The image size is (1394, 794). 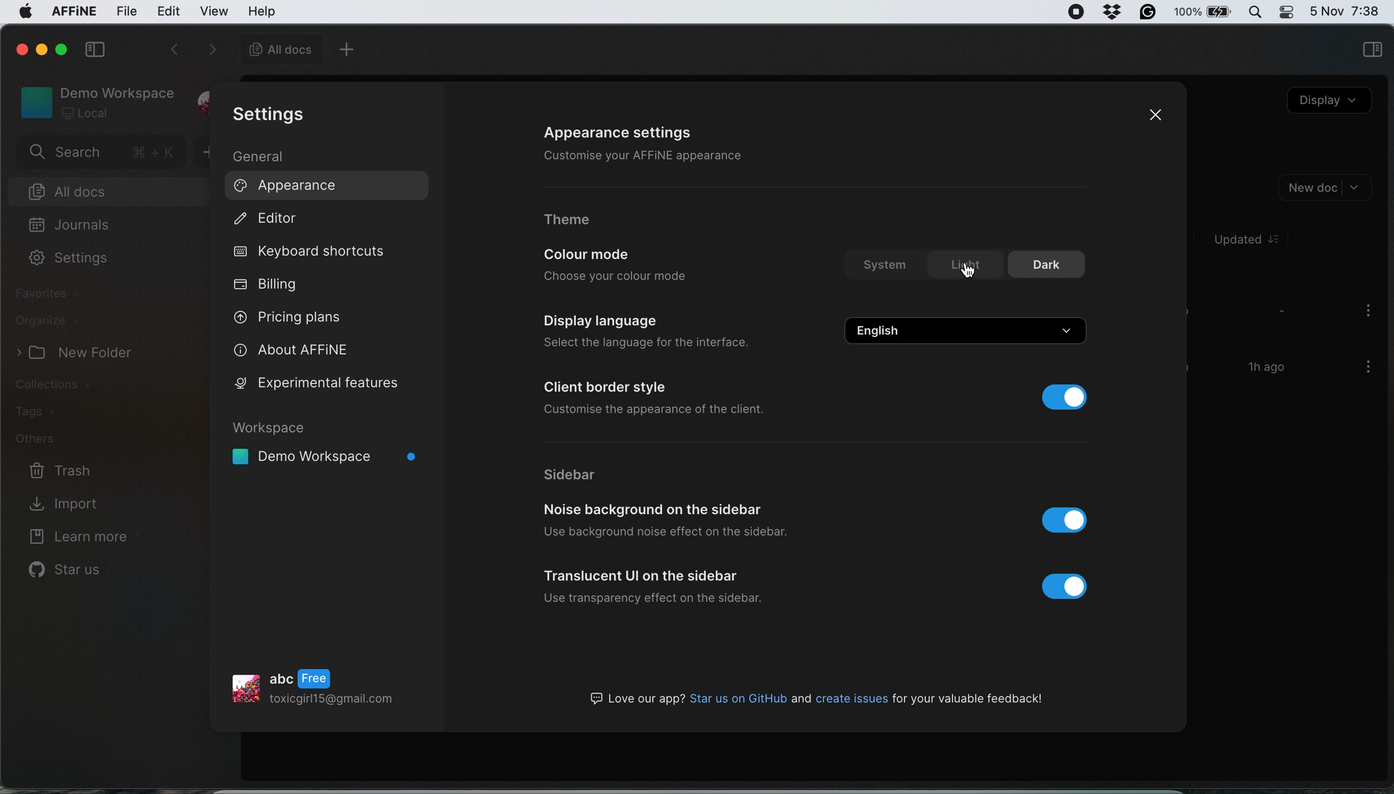 What do you see at coordinates (263, 157) in the screenshot?
I see `general` at bounding box center [263, 157].